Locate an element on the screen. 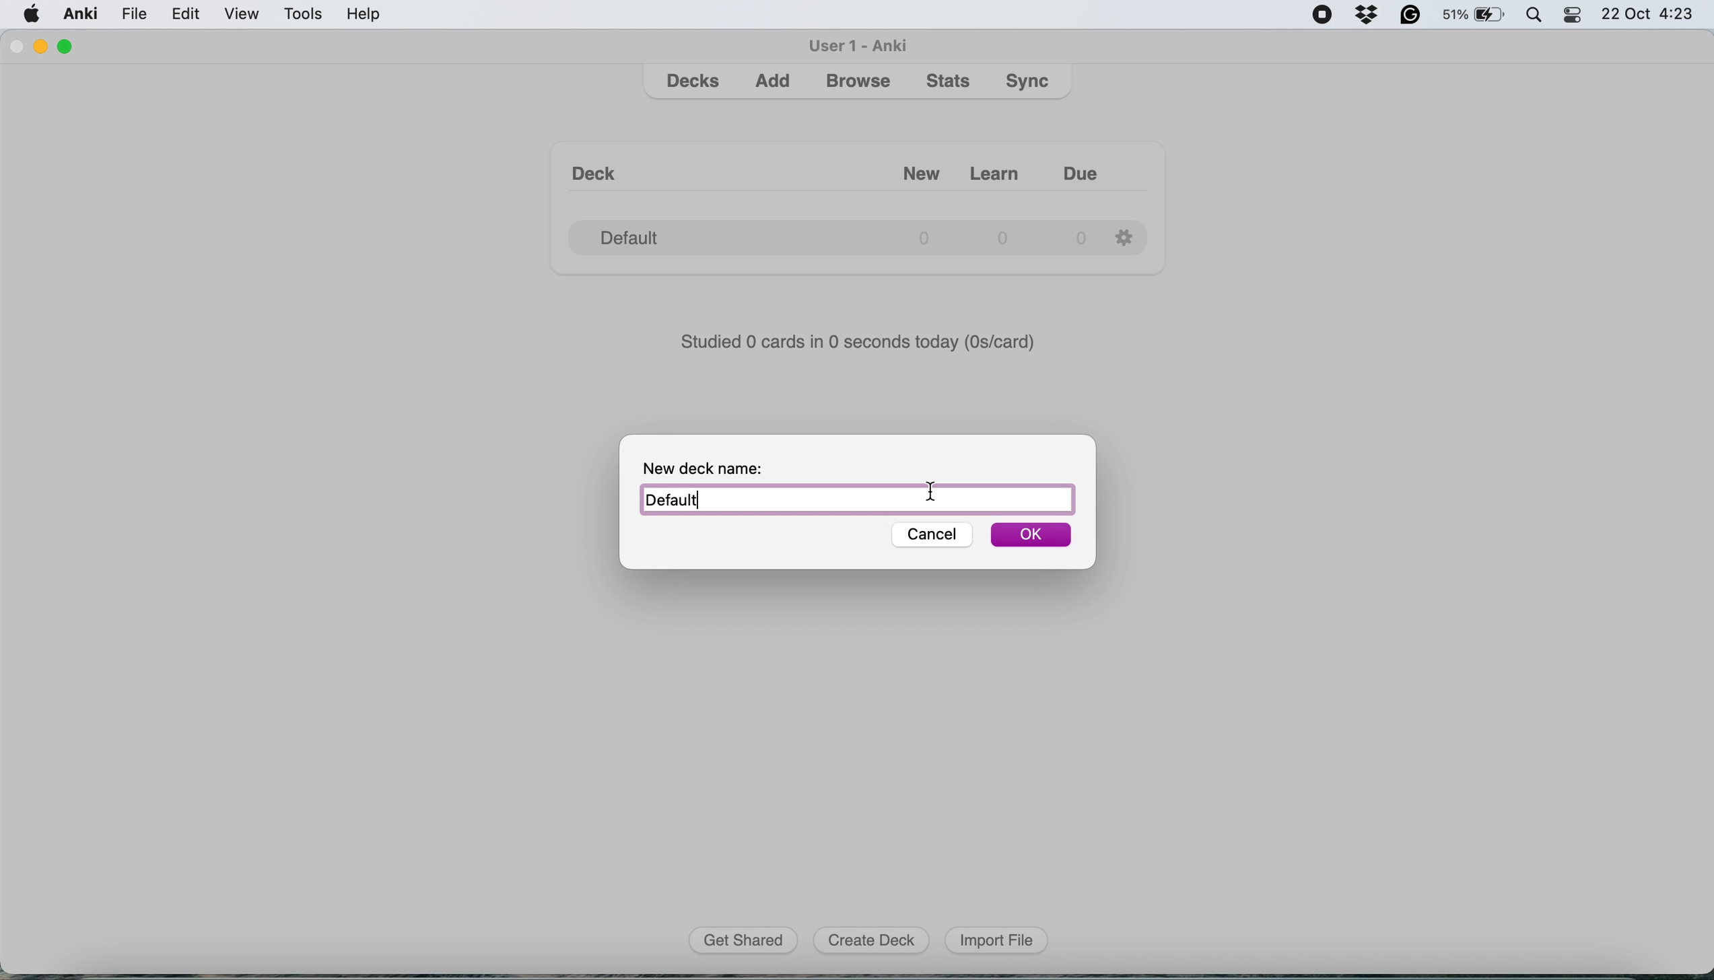 The height and width of the screenshot is (980, 1714). cursor is located at coordinates (930, 490).